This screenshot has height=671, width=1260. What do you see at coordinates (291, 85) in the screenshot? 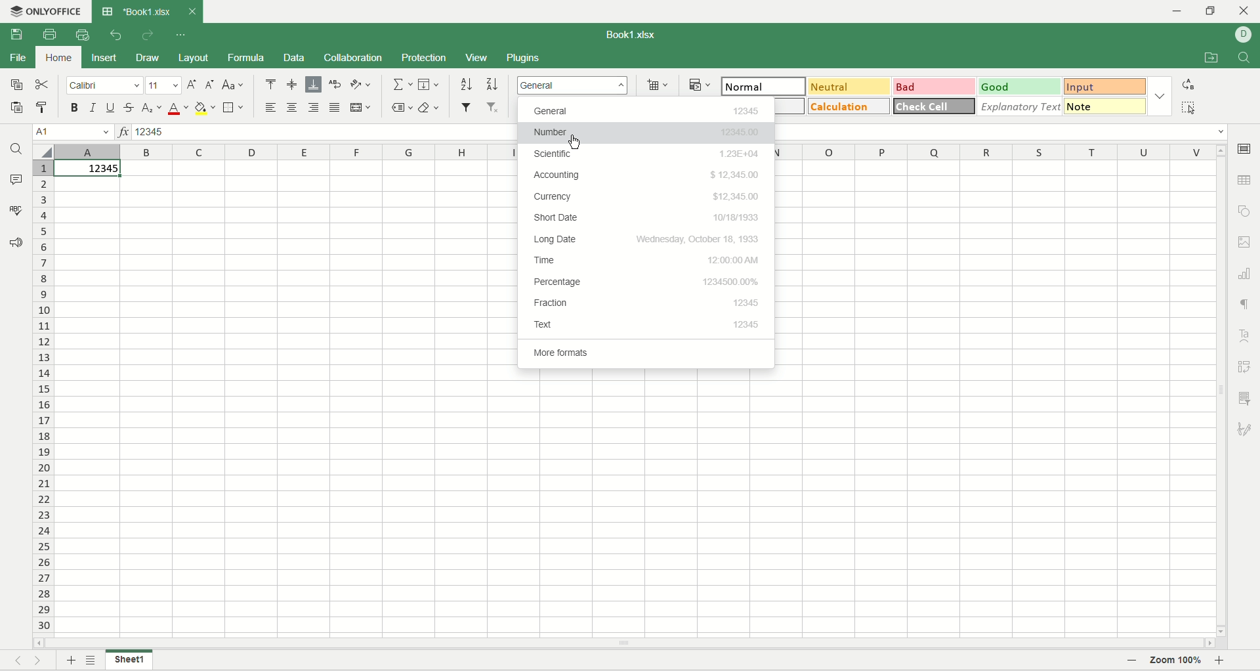
I see `align middle` at bounding box center [291, 85].